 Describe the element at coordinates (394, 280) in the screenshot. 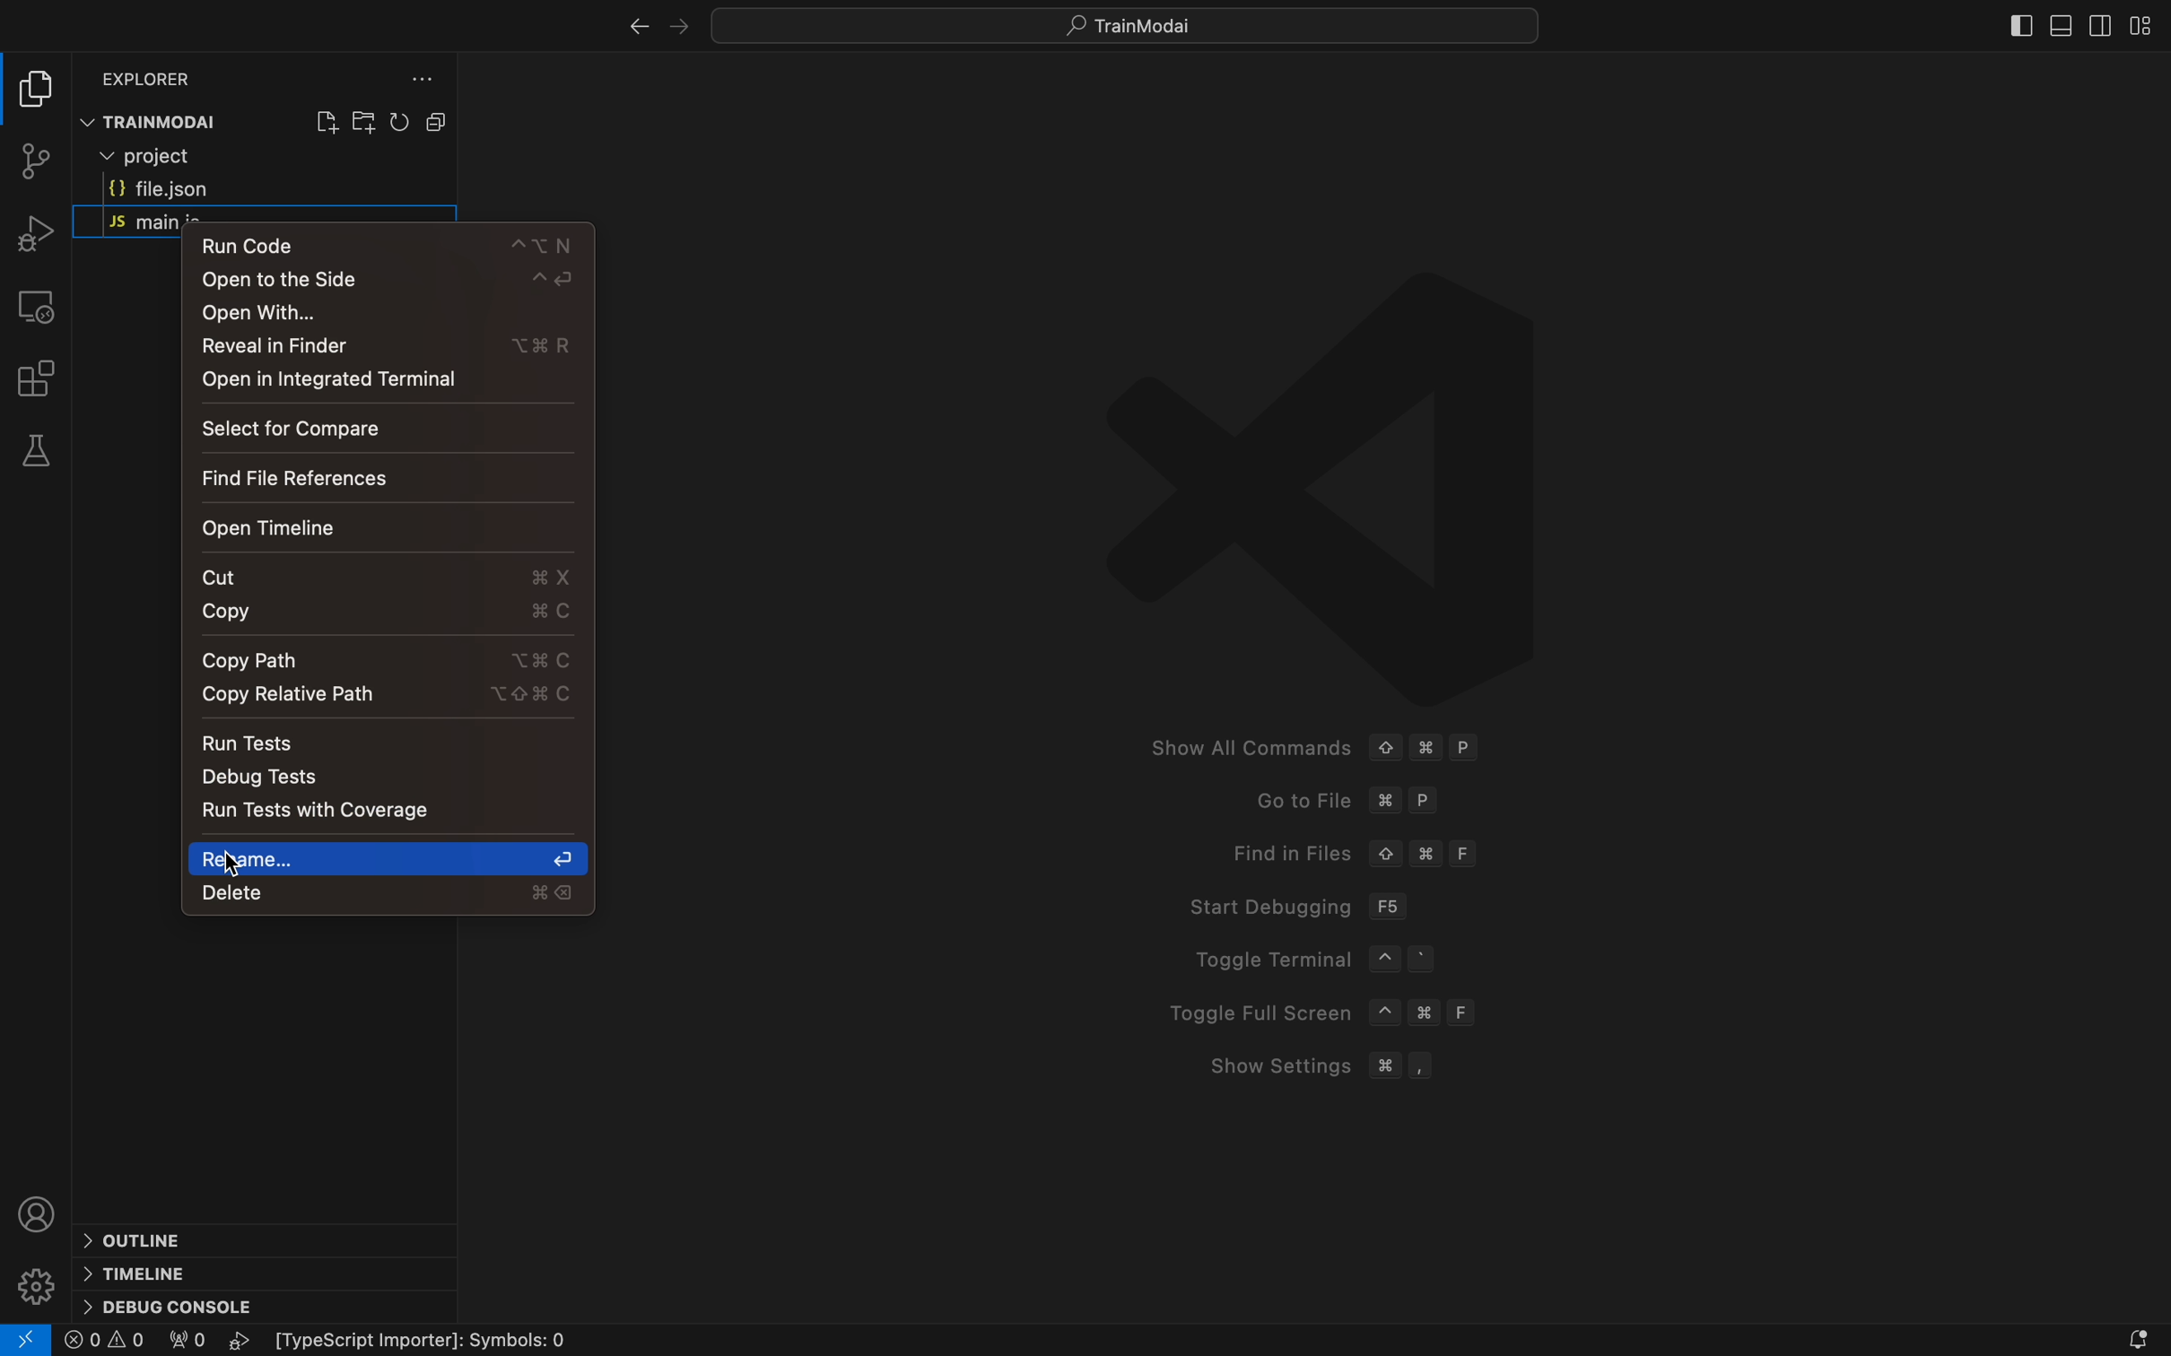

I see `open to the side` at that location.